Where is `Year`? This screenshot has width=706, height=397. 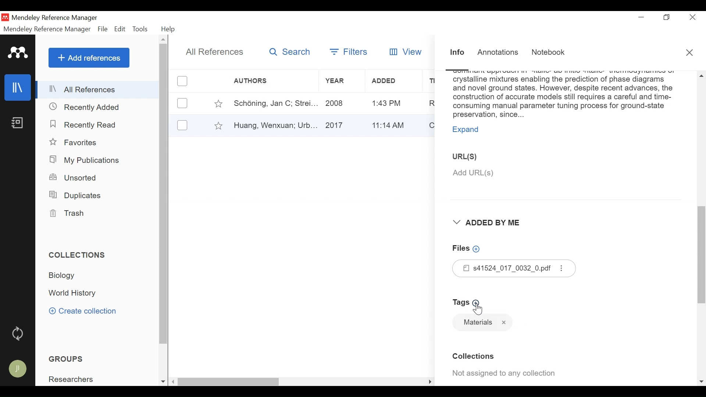 Year is located at coordinates (339, 81).